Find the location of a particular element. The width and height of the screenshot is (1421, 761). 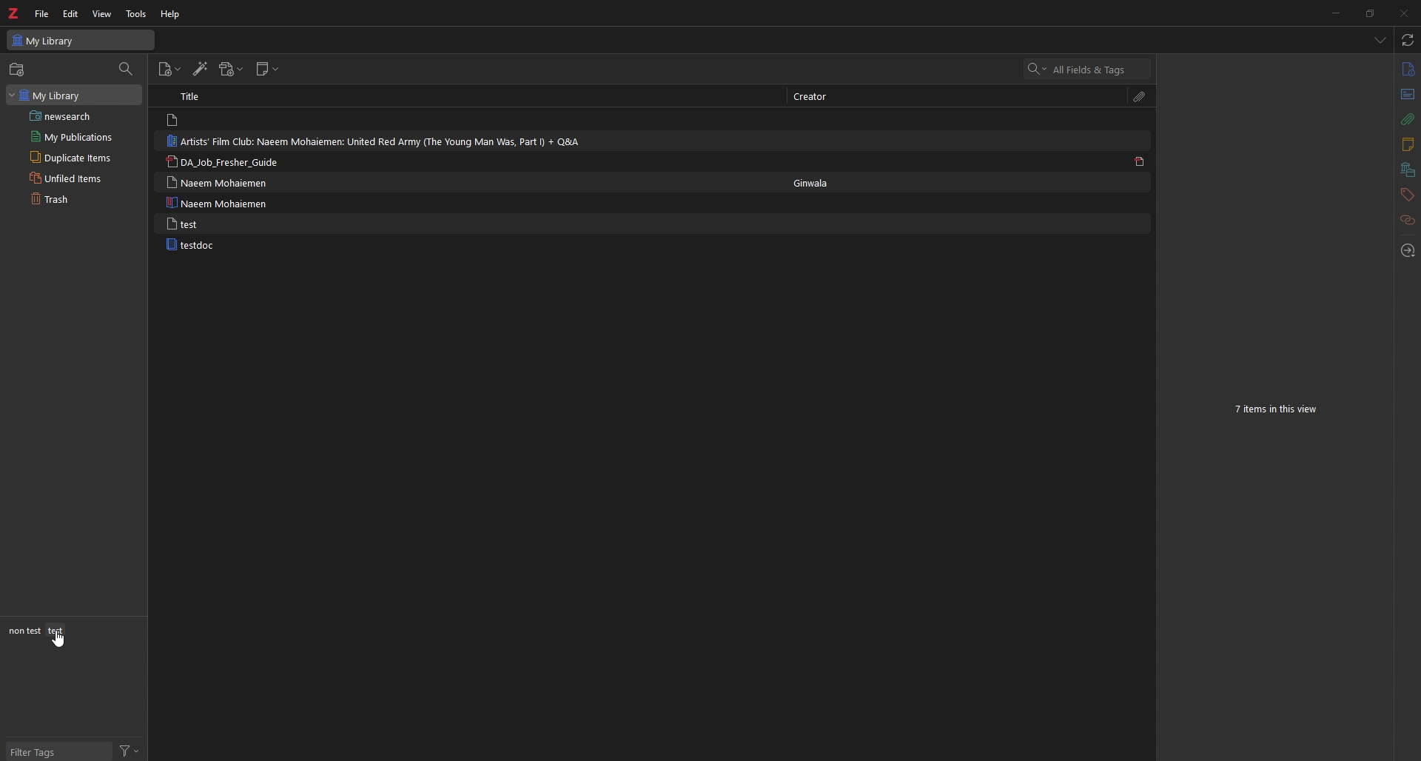

duplicate items is located at coordinates (79, 157).